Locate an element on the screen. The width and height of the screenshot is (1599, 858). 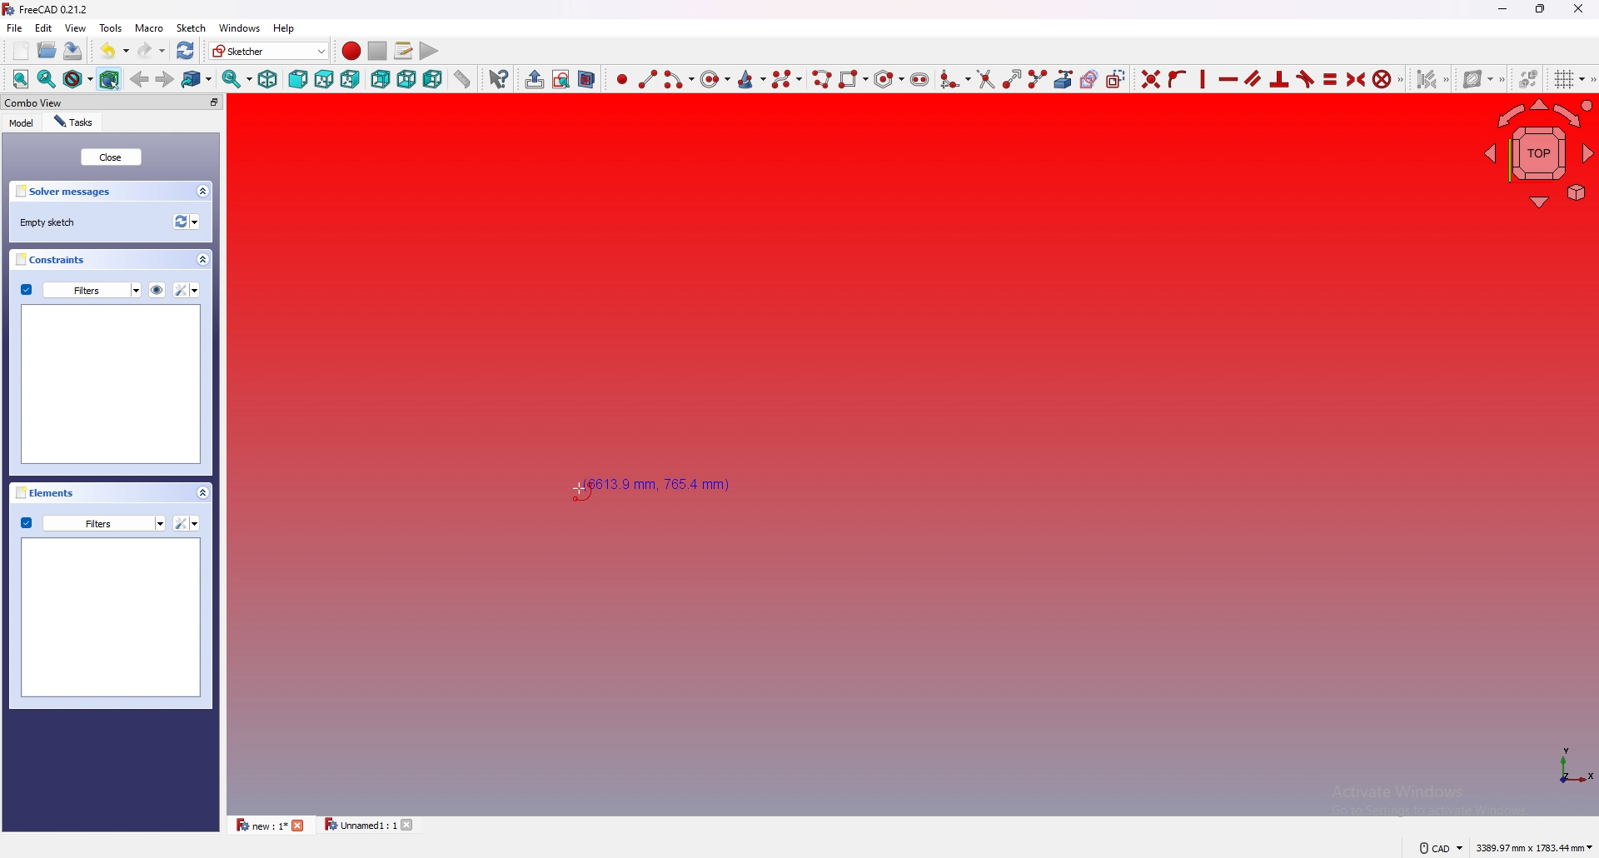
collapse is located at coordinates (203, 192).